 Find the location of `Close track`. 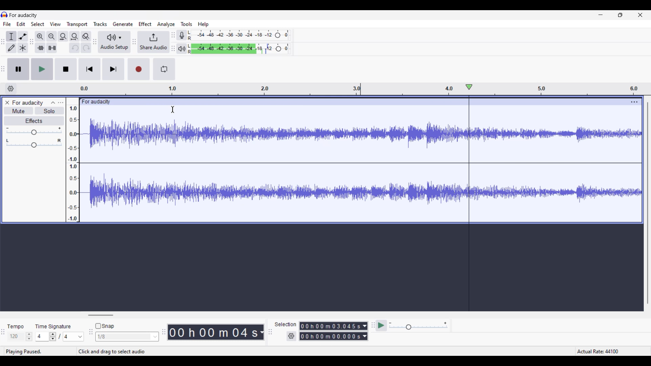

Close track is located at coordinates (7, 103).